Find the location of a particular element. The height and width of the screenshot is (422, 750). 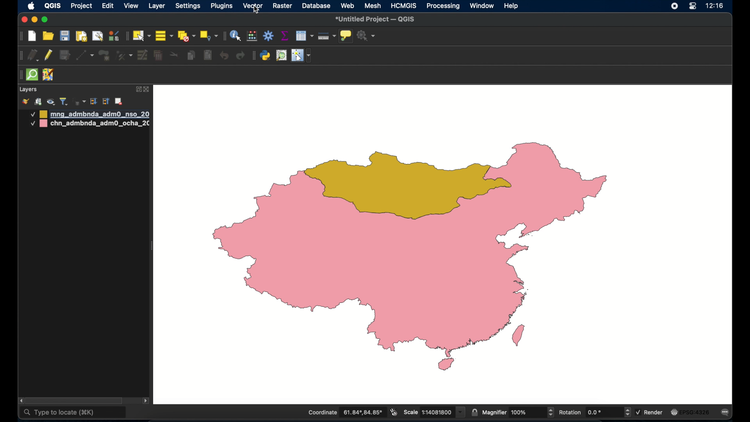

deselect all features is located at coordinates (186, 36).